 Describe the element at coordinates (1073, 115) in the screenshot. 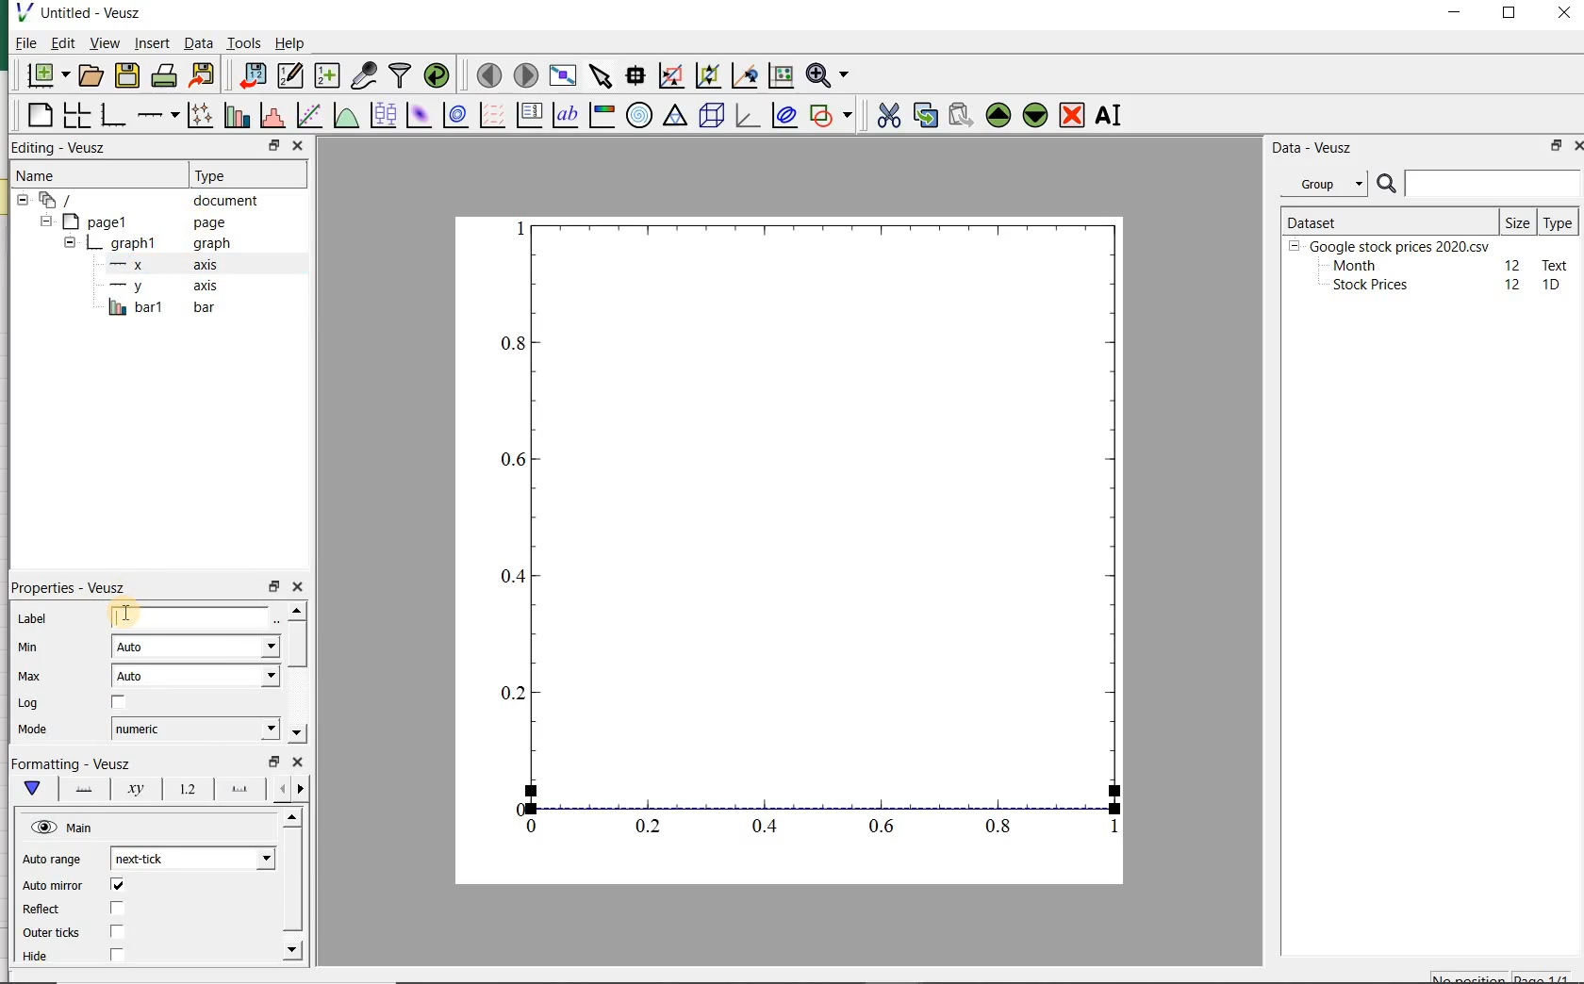

I see `remove the selected widget` at that location.